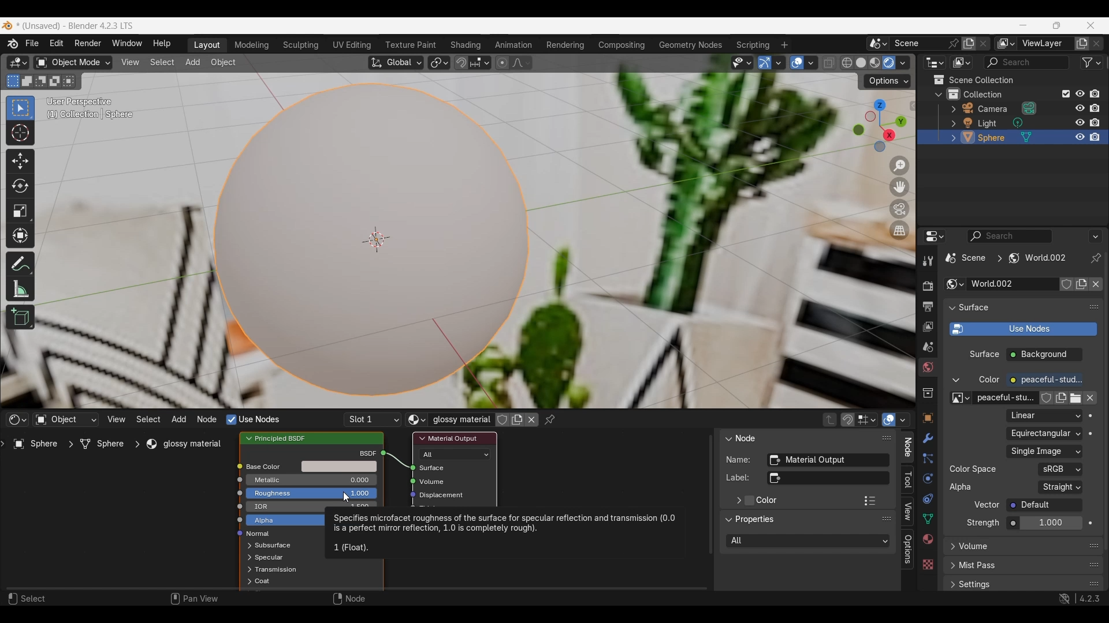  I want to click on sphere, so click(993, 139).